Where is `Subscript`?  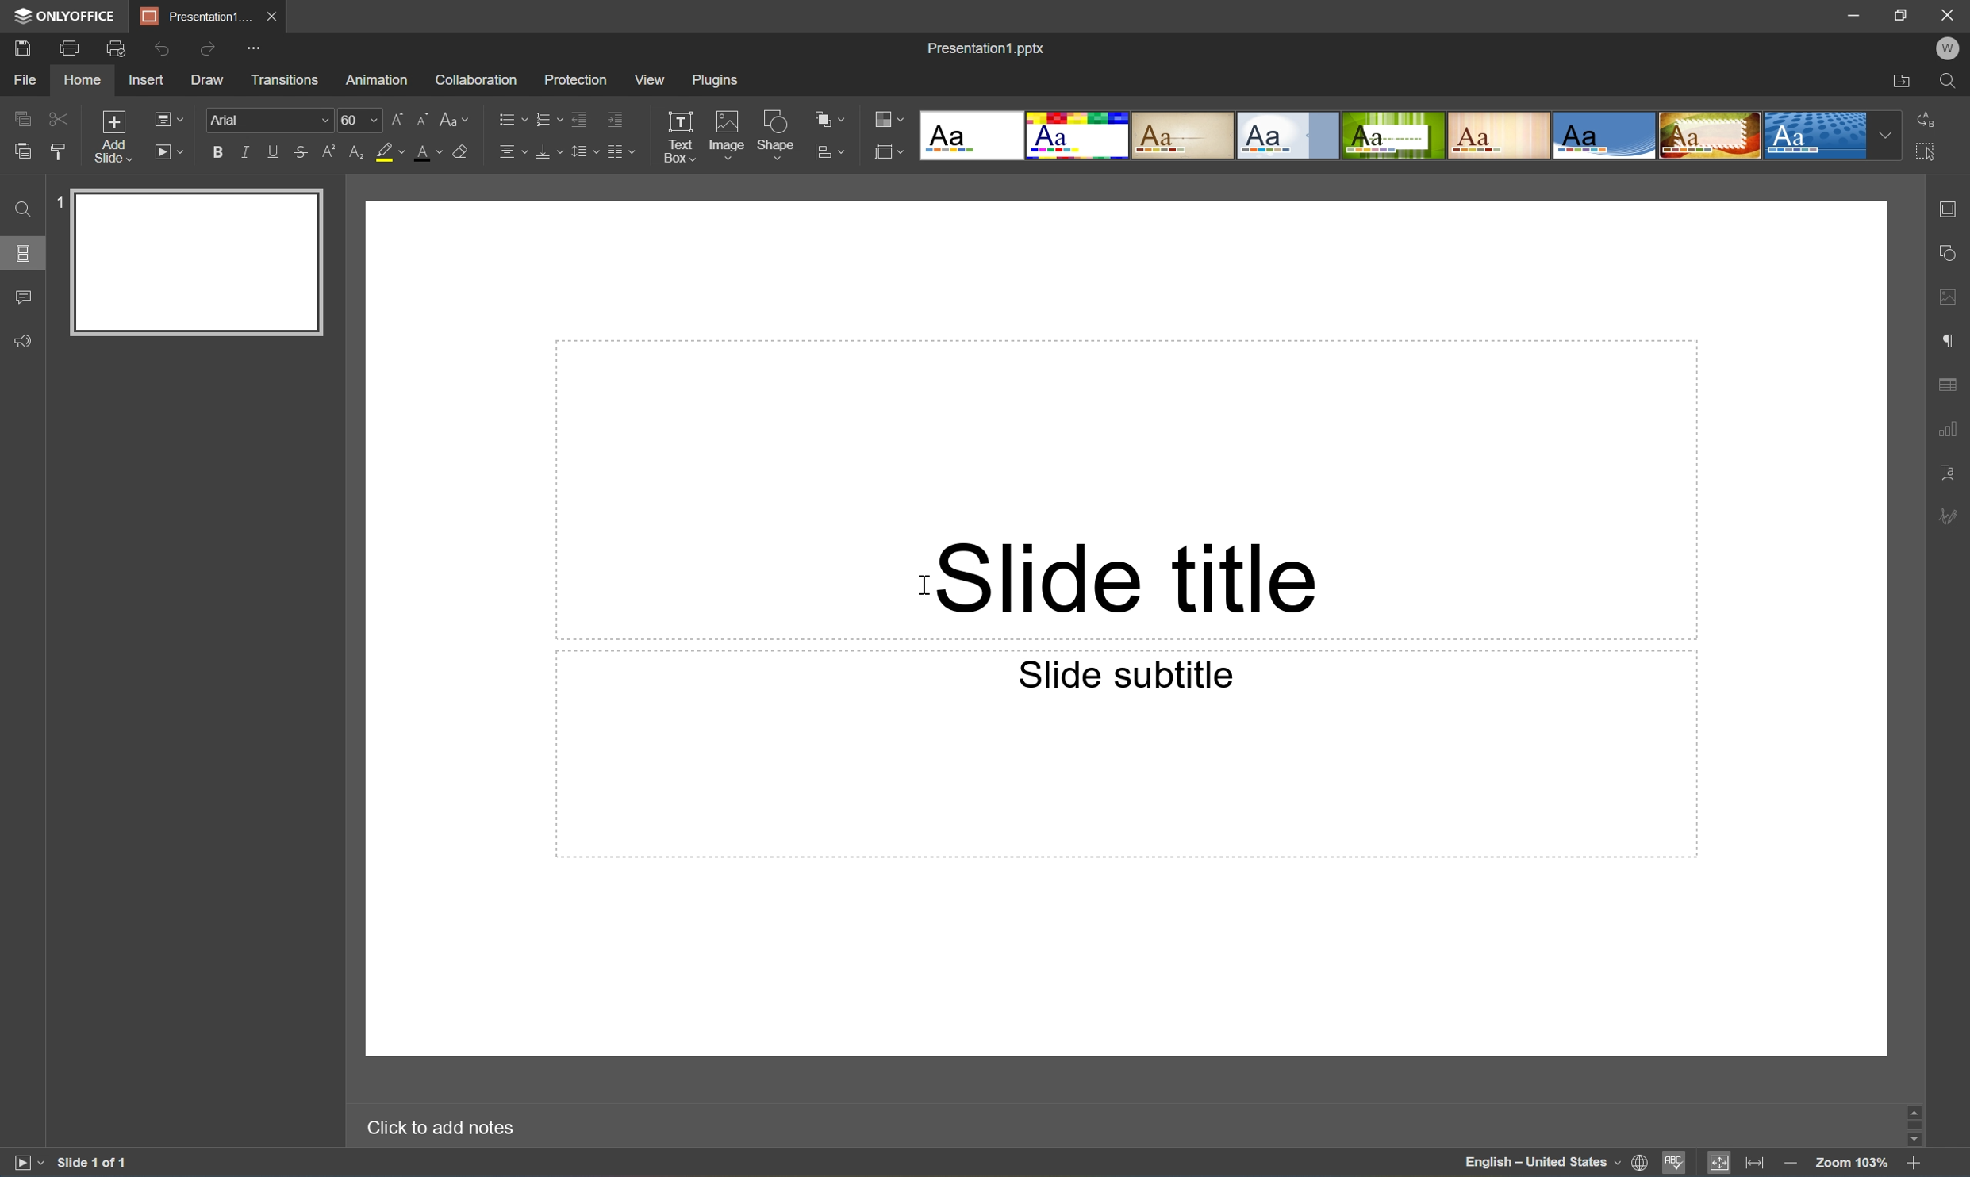
Subscript is located at coordinates (359, 154).